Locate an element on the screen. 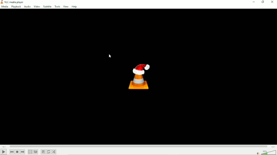  Random is located at coordinates (54, 152).